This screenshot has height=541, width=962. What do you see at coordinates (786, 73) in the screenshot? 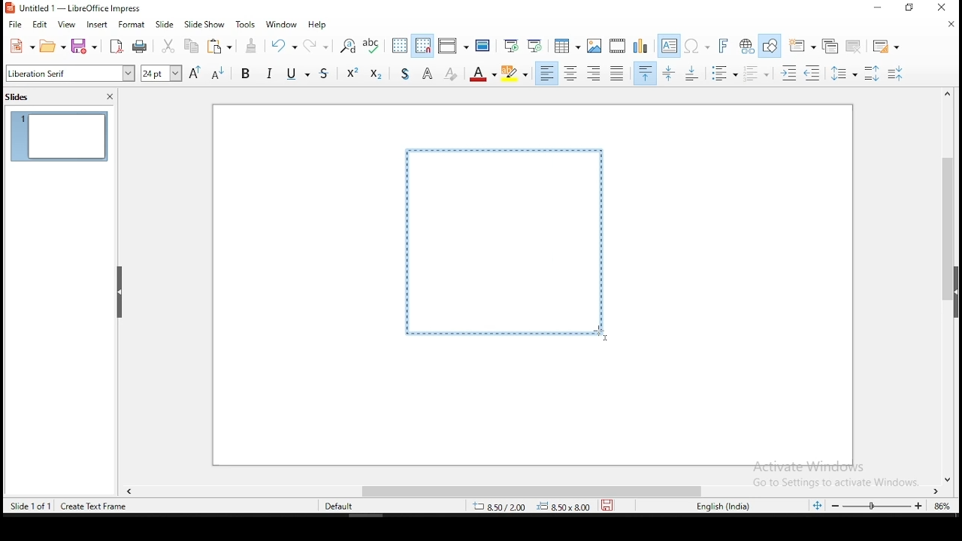
I see `increase indent` at bounding box center [786, 73].